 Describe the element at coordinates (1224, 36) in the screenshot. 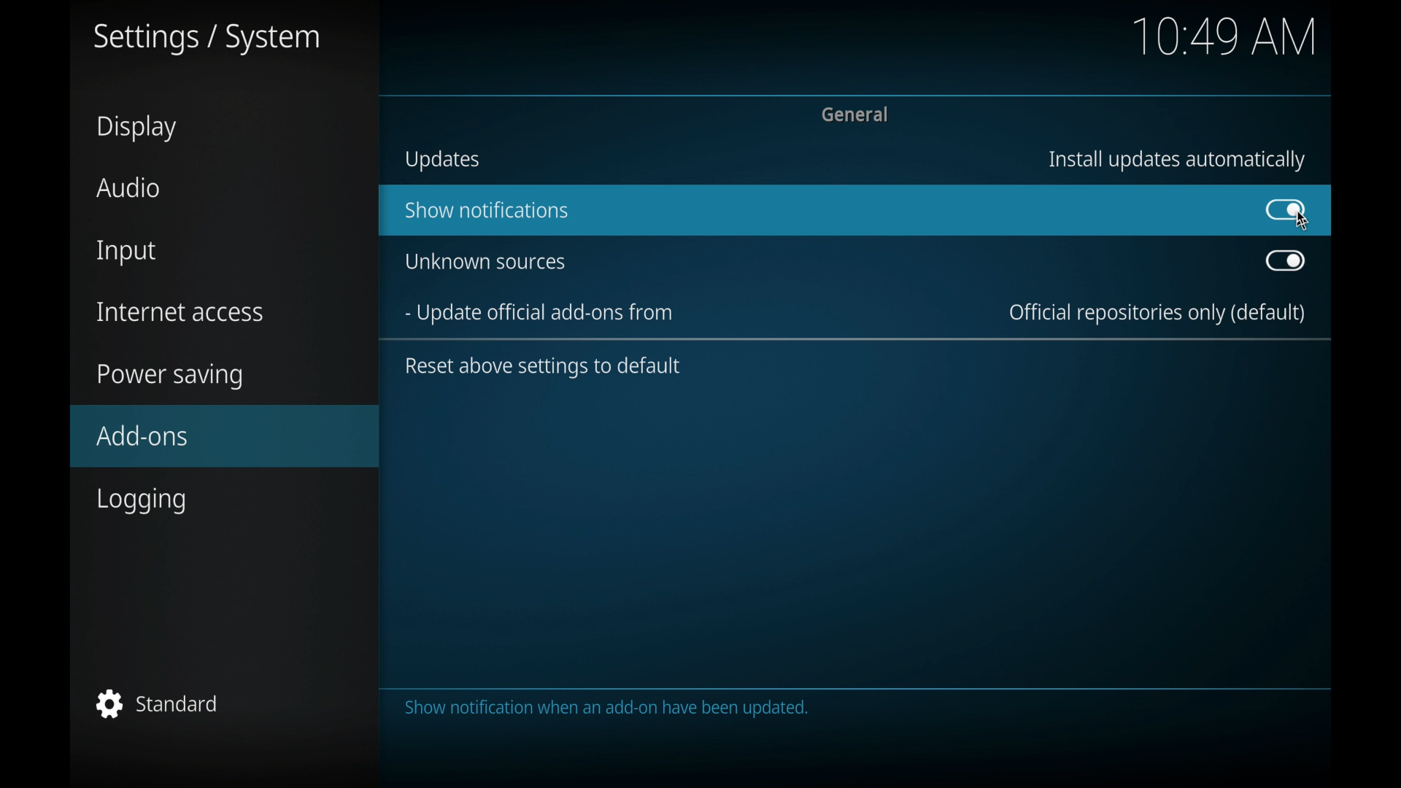

I see `10.48 am` at that location.